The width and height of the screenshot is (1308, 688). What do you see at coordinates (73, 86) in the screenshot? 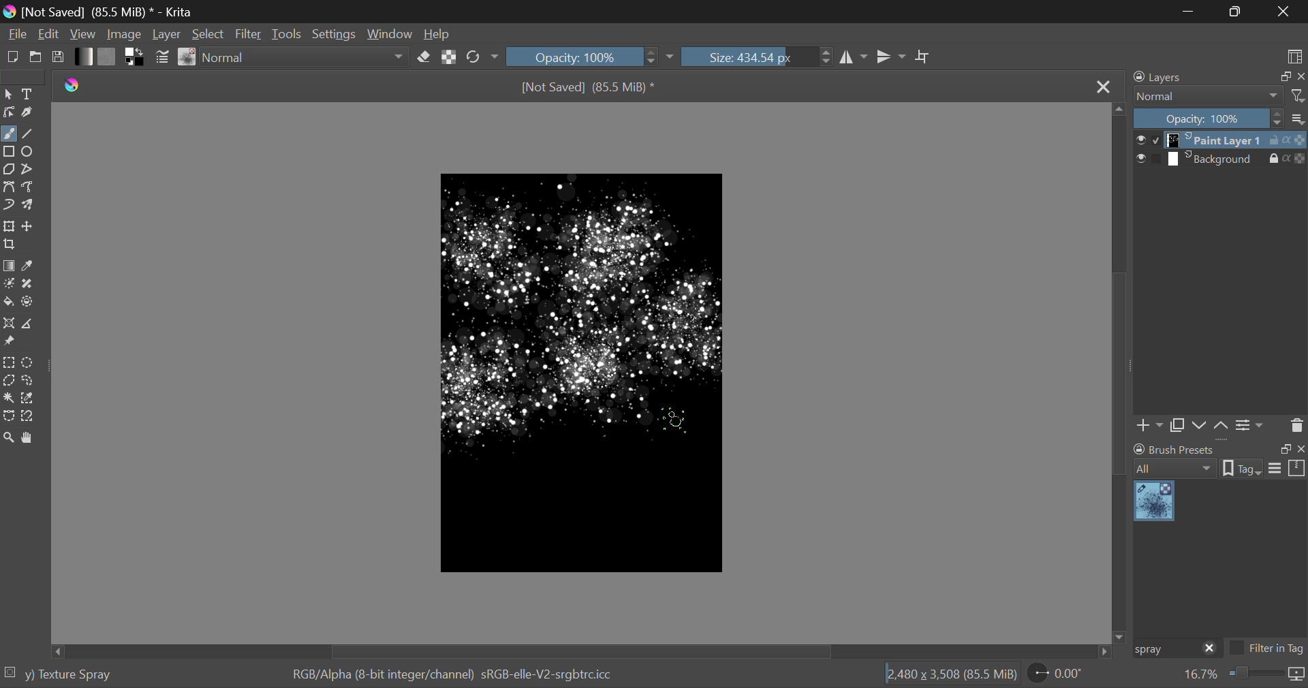
I see `logo` at bounding box center [73, 86].